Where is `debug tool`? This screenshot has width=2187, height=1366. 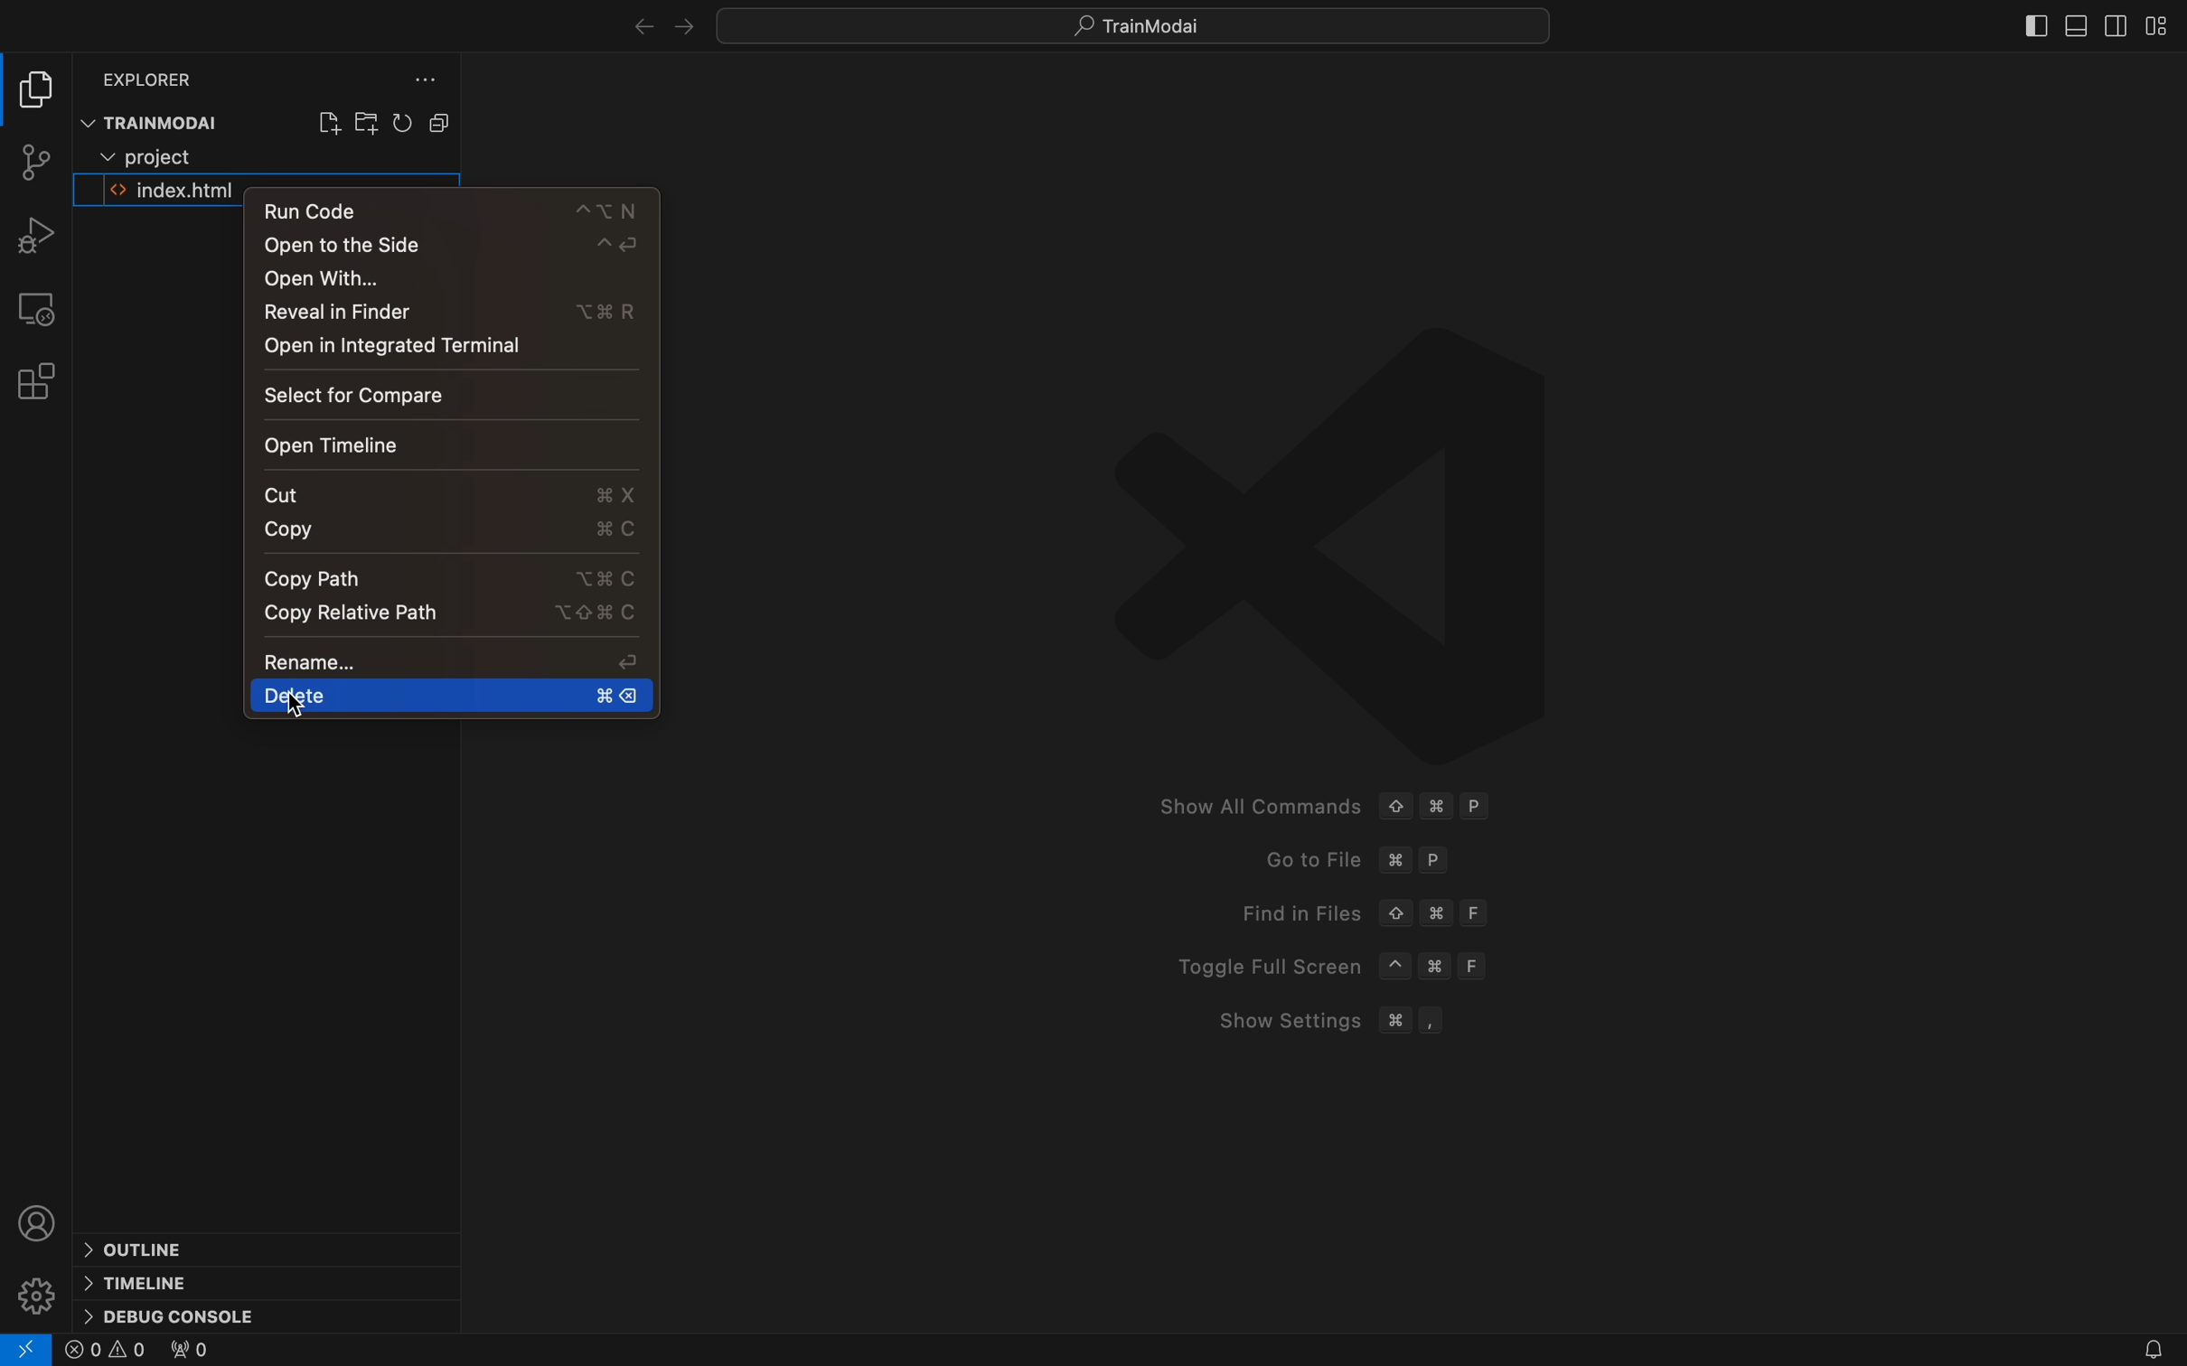 debug tool is located at coordinates (40, 236).